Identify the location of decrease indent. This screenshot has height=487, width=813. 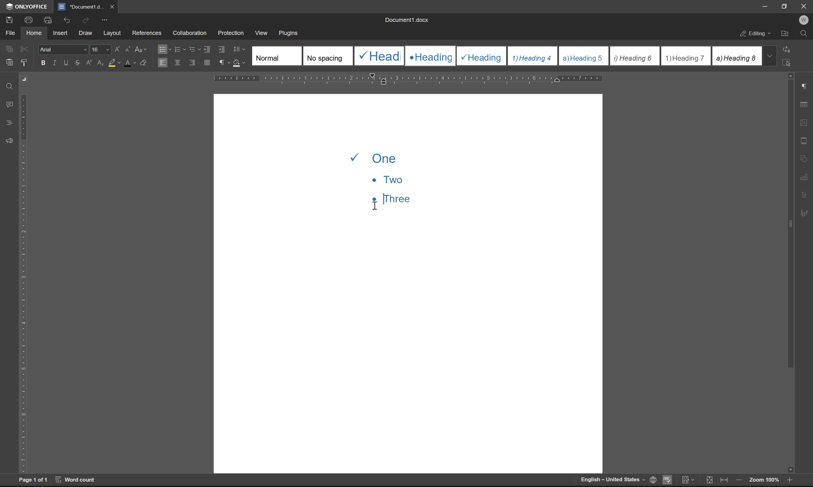
(209, 49).